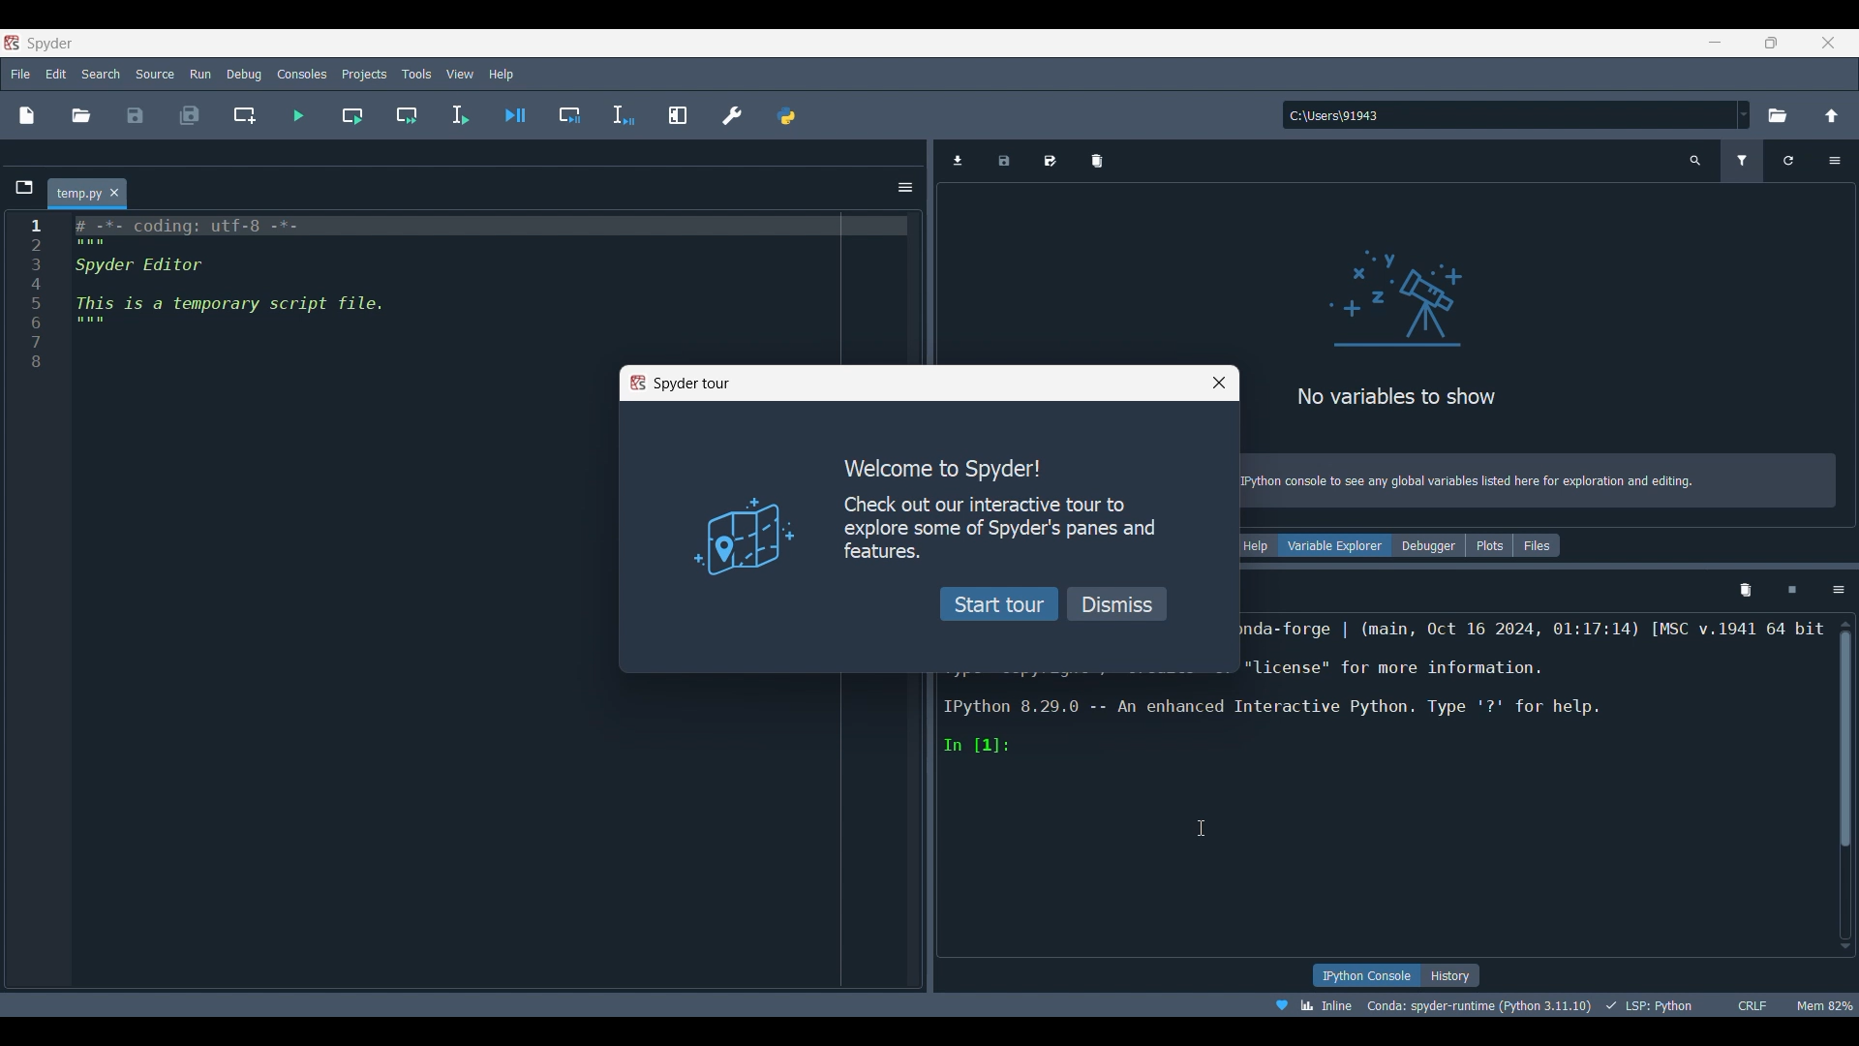 This screenshot has height=1046, width=1859. Describe the element at coordinates (1755, 1003) in the screenshot. I see `CRLF` at that location.